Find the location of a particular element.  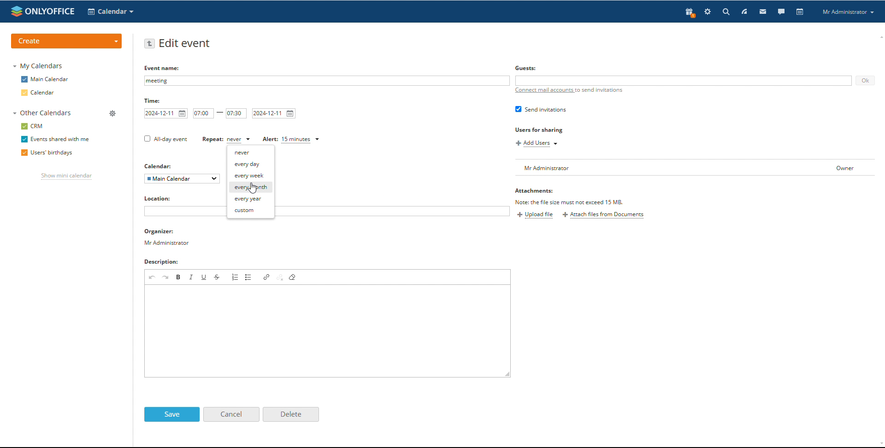

search is located at coordinates (755, 12).